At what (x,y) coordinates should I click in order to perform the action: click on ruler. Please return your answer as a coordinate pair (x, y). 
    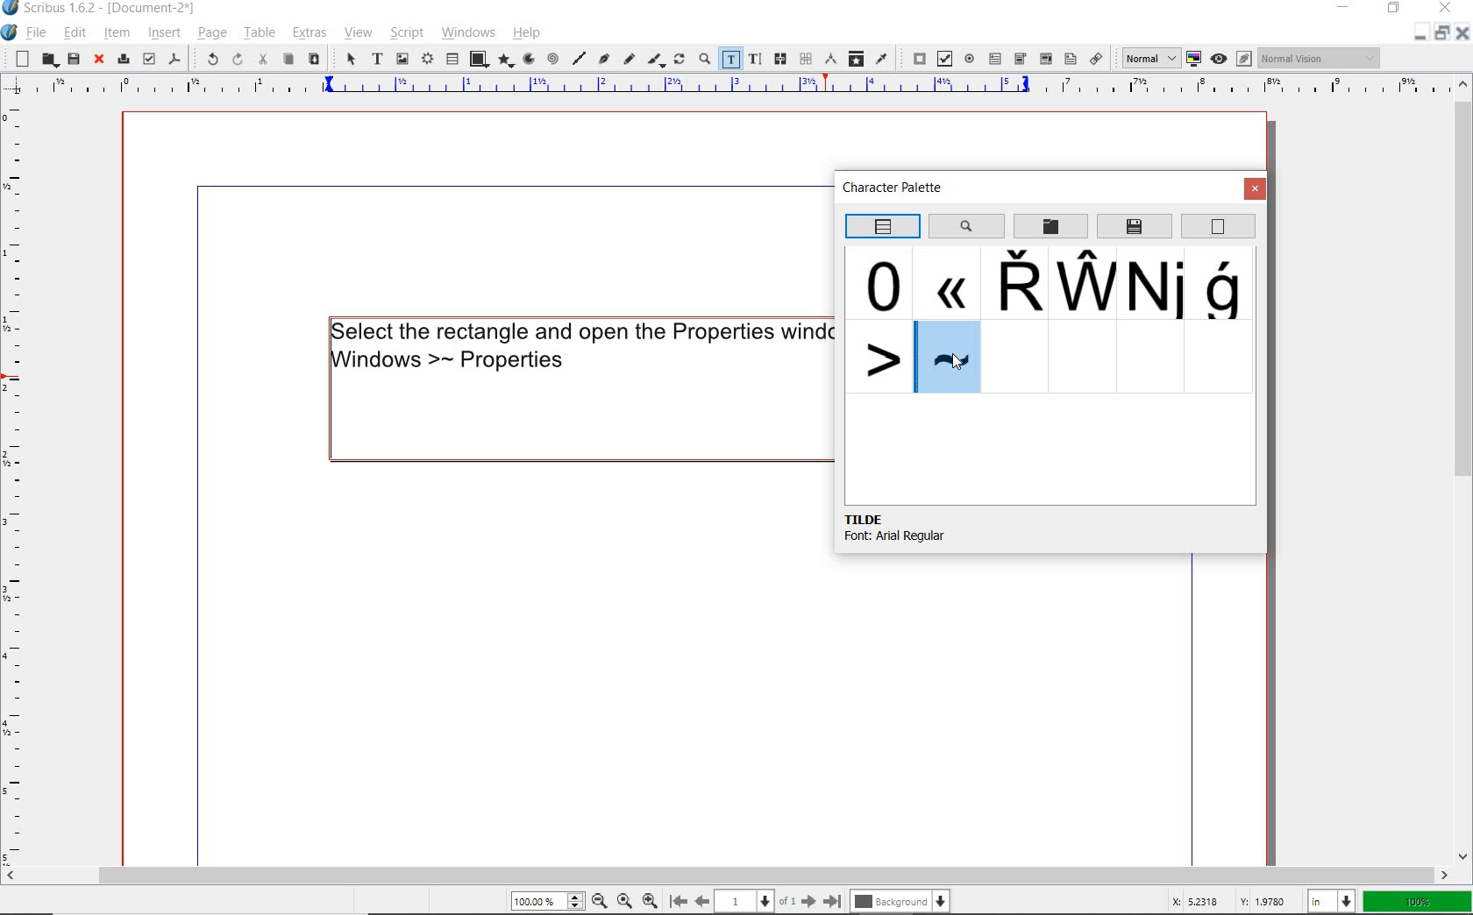
    Looking at the image, I should click on (15, 485).